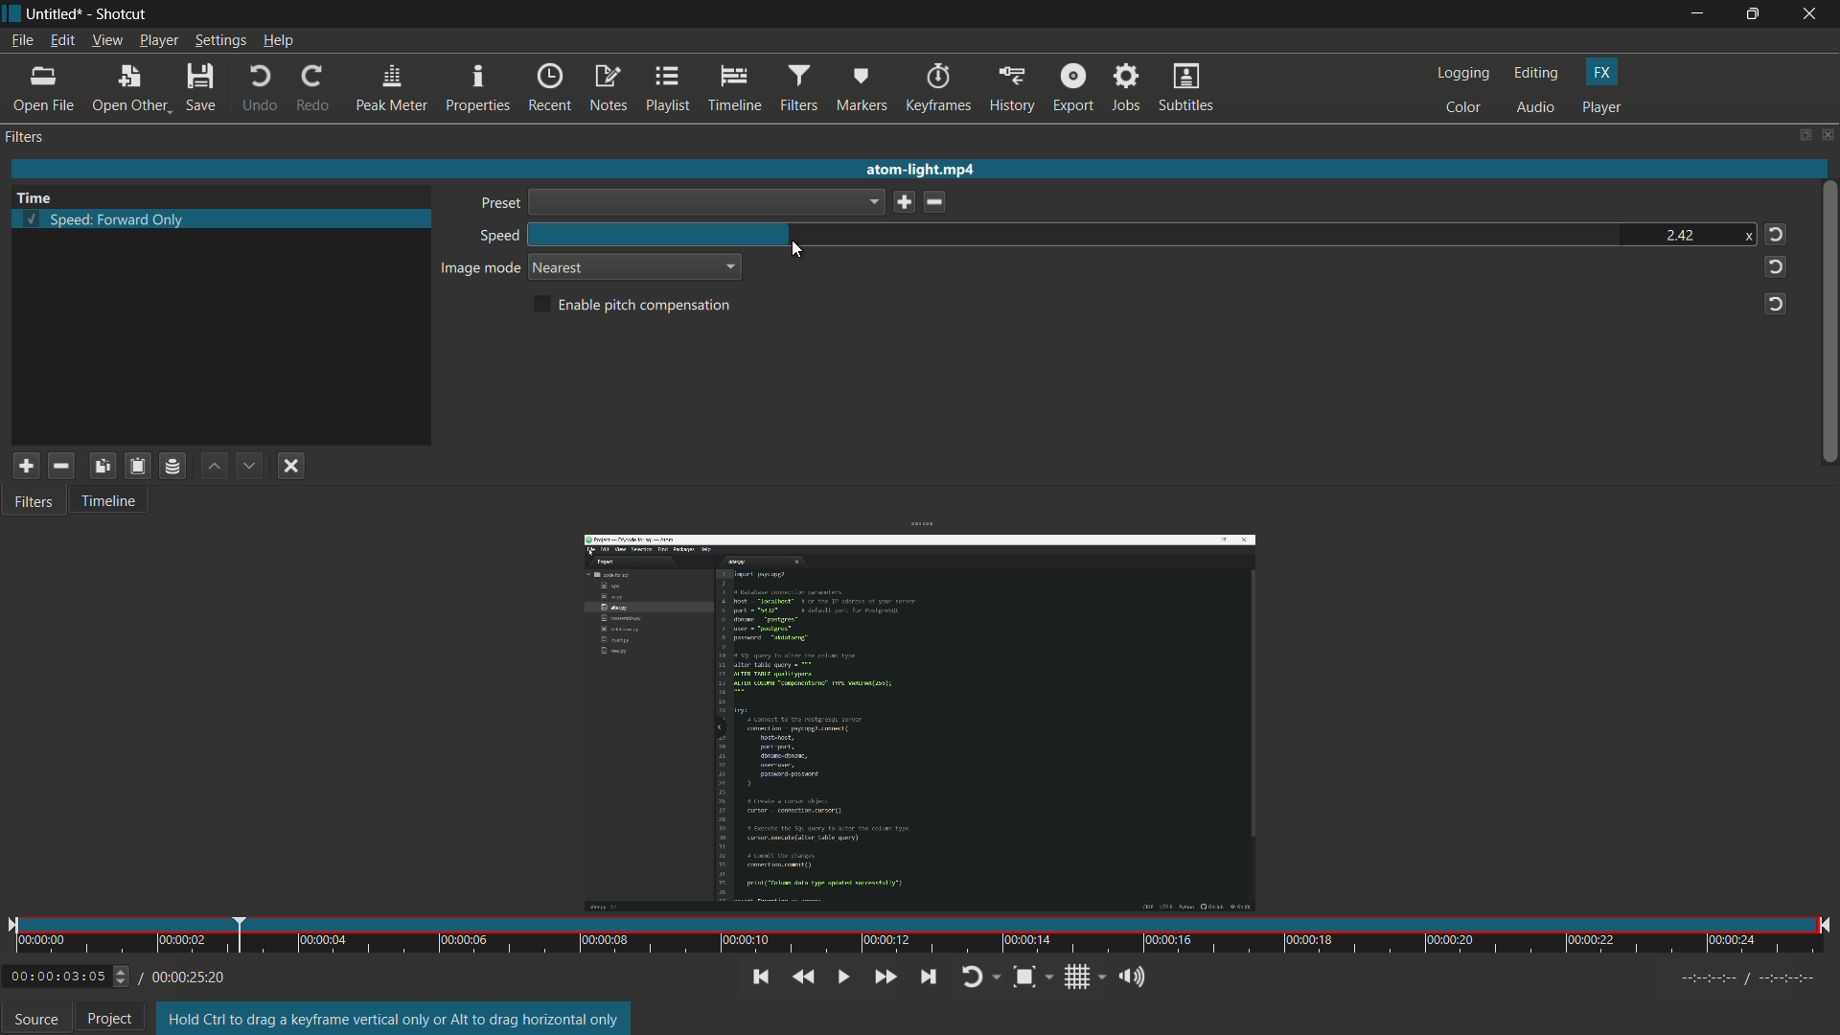 This screenshot has height=1035, width=1840. What do you see at coordinates (1695, 13) in the screenshot?
I see `minimize` at bounding box center [1695, 13].